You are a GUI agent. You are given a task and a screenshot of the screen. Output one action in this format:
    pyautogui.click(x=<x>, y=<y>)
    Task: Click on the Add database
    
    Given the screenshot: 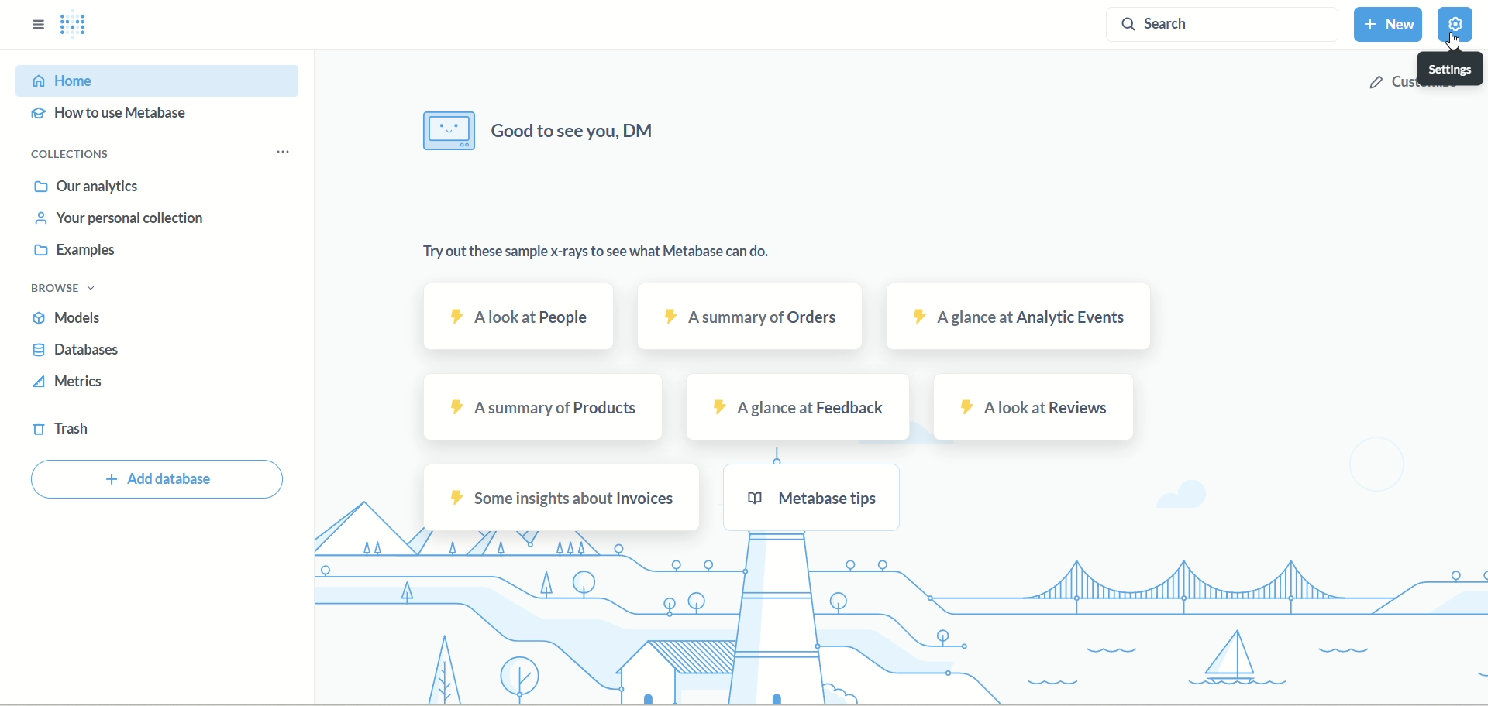 What is the action you would take?
    pyautogui.click(x=160, y=480)
    